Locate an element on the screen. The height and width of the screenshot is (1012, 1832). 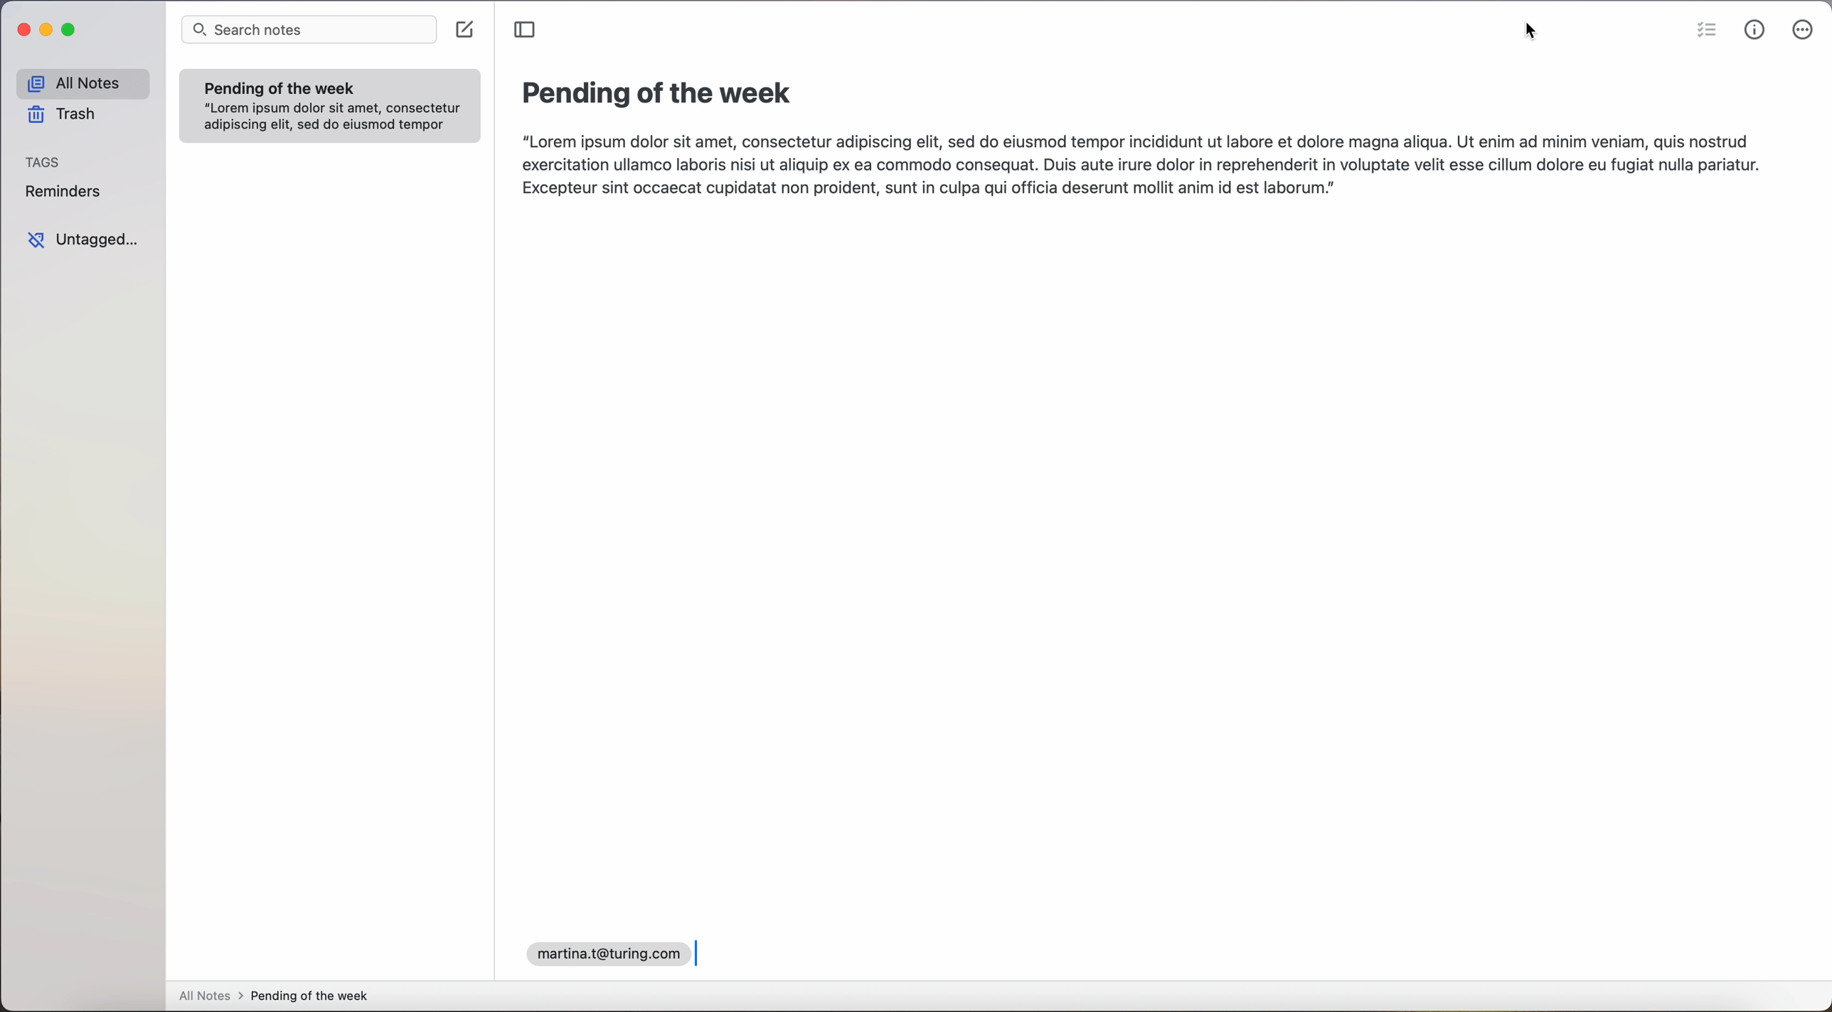
toggle sidebar is located at coordinates (526, 31).